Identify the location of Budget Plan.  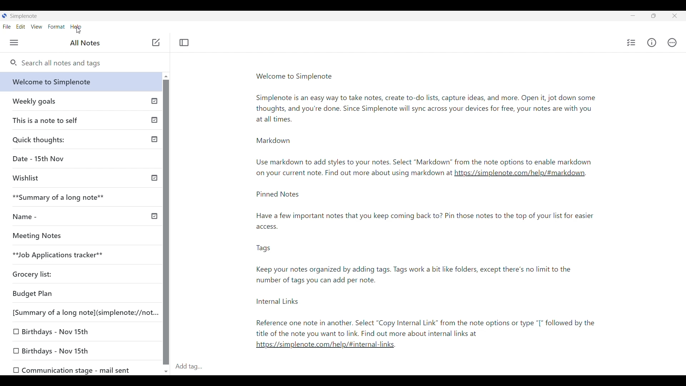
(40, 294).